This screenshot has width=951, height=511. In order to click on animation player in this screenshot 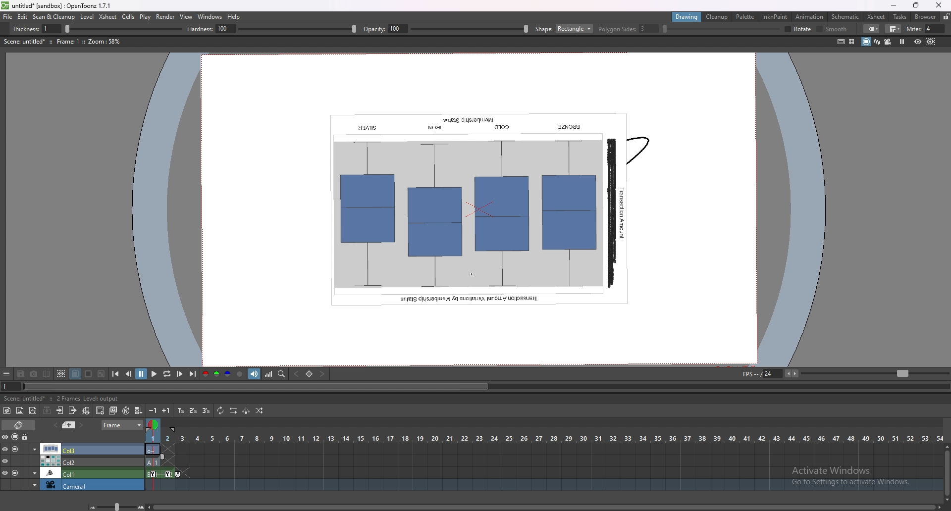, I will do `click(485, 386)`.